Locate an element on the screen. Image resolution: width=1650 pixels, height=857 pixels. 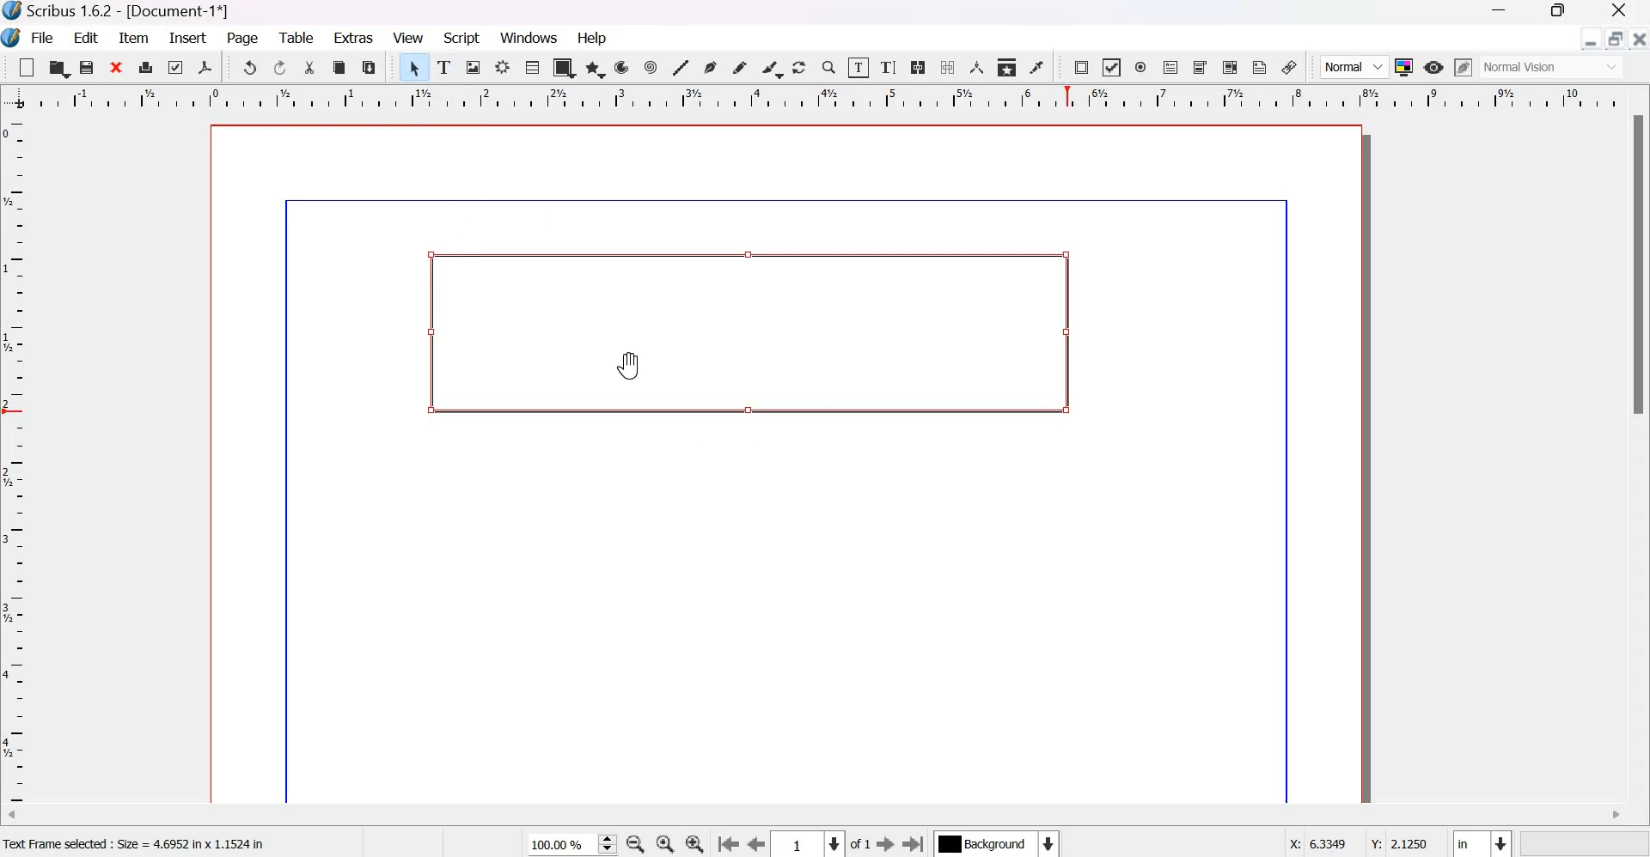
select item is located at coordinates (415, 67).